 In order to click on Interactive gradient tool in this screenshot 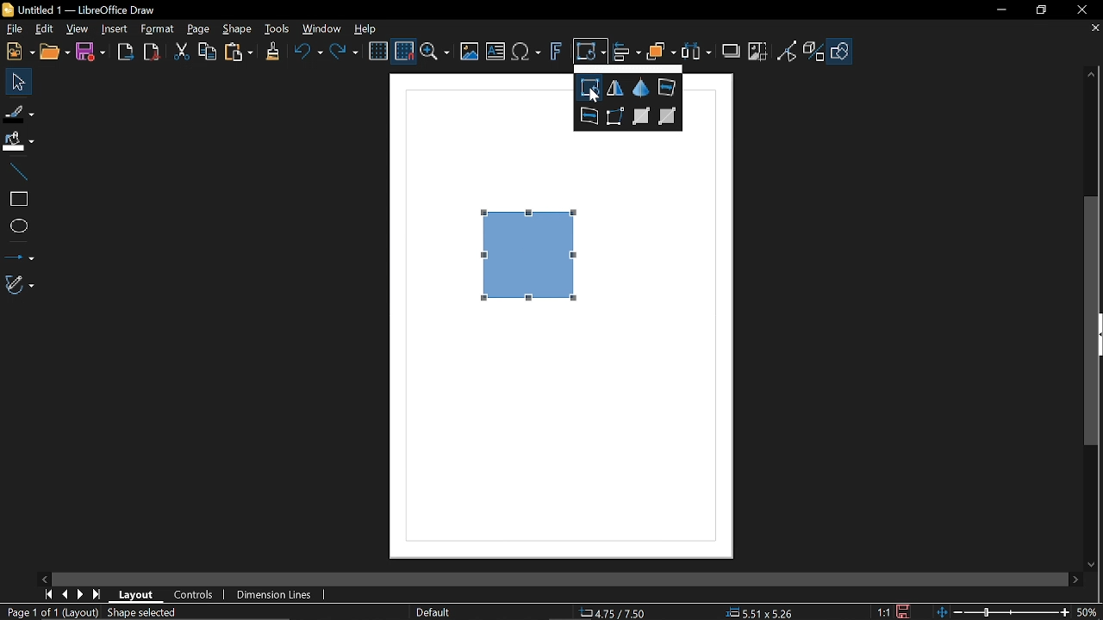, I will do `click(669, 117)`.